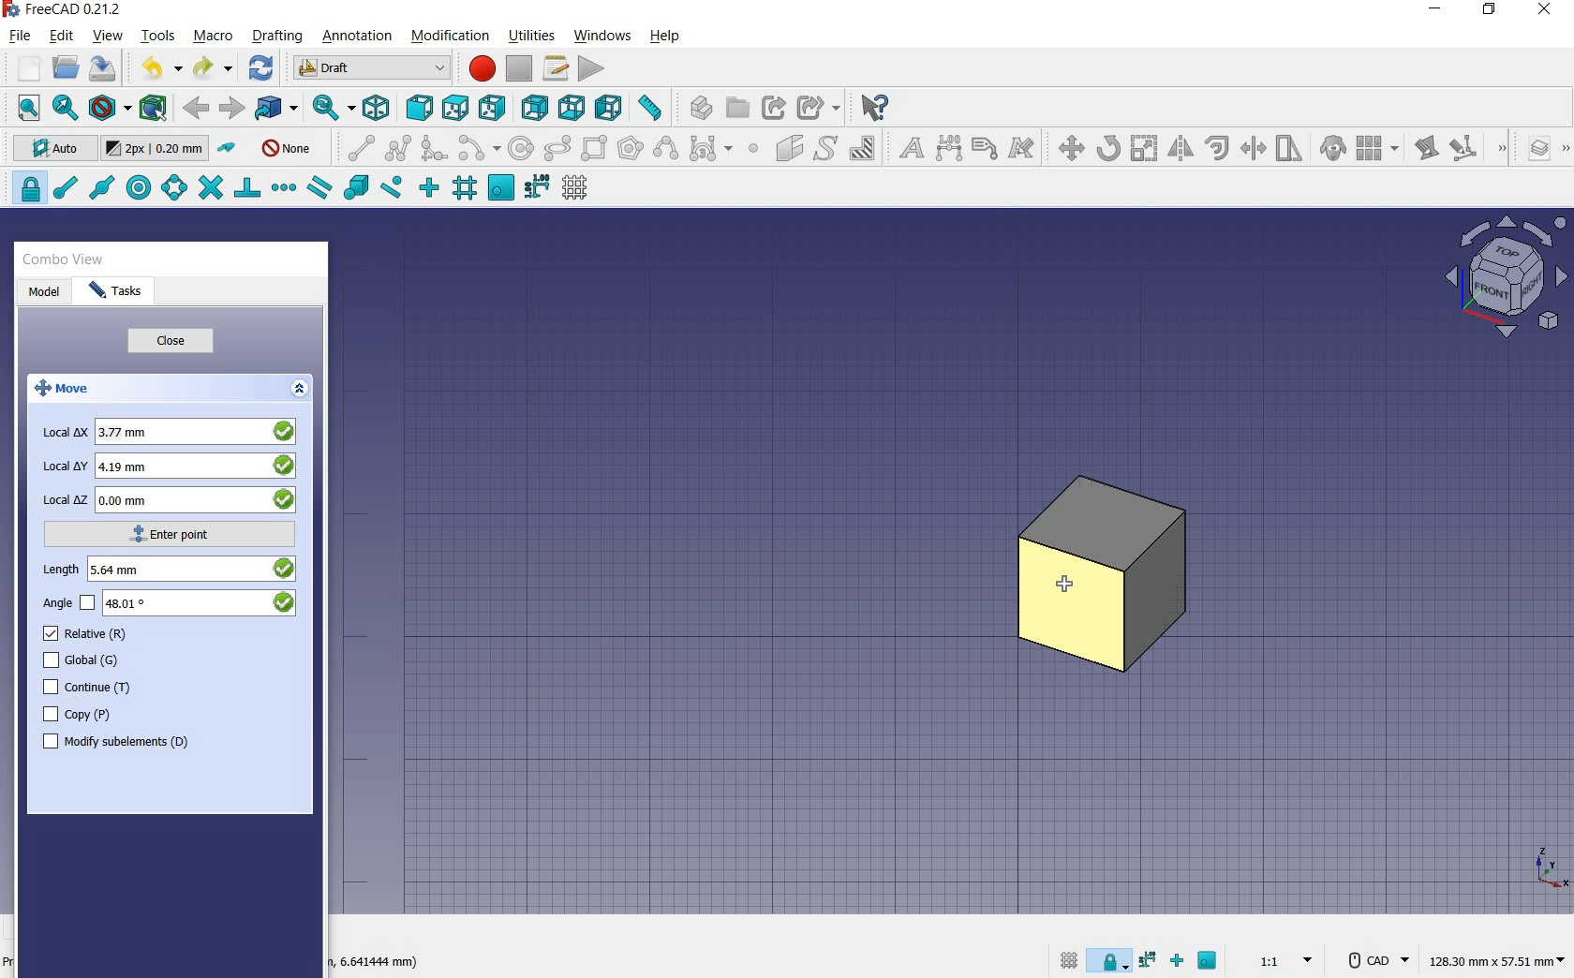 This screenshot has width=1574, height=978. I want to click on close, so click(316, 258).